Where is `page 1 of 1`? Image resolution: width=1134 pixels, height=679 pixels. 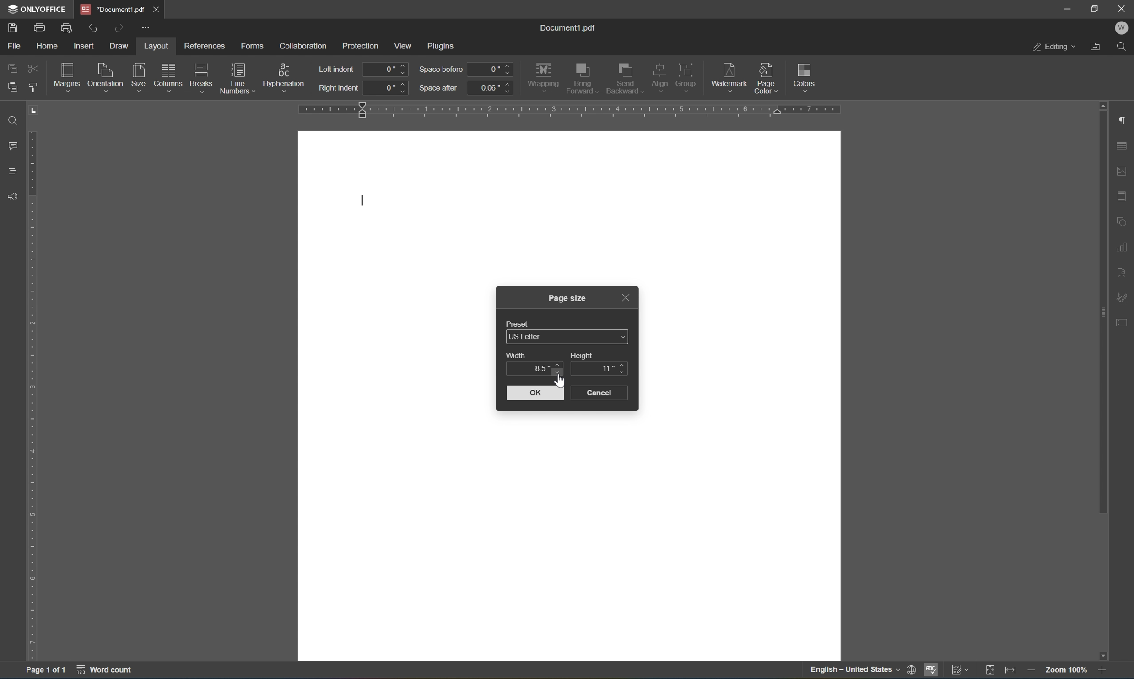
page 1 of 1 is located at coordinates (47, 672).